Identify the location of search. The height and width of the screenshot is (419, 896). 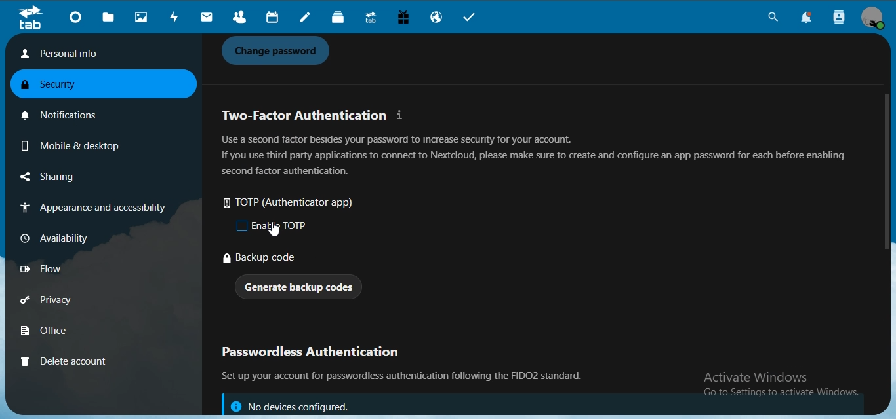
(771, 19).